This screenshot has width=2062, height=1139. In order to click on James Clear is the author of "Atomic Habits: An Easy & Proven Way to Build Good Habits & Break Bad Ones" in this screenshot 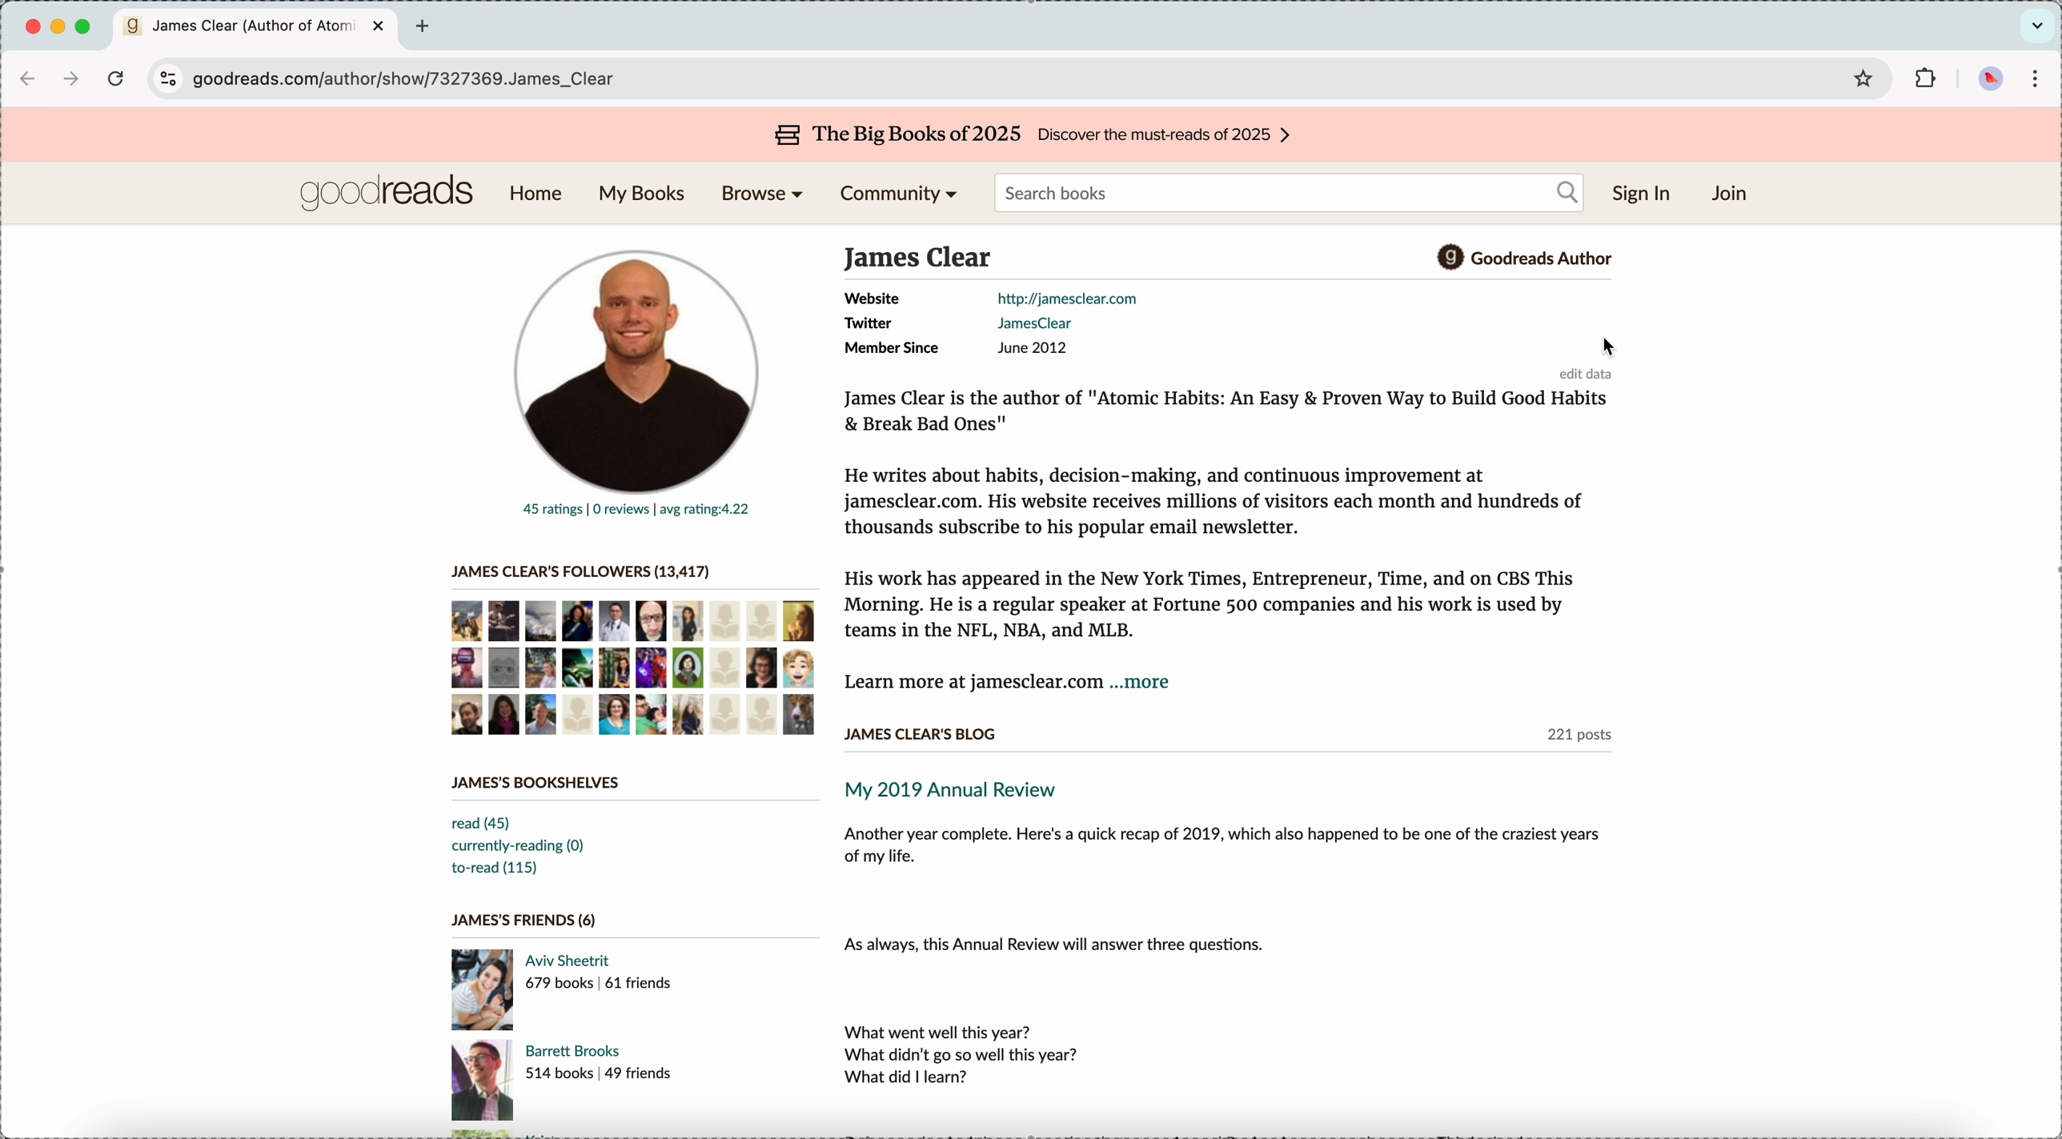, I will do `click(1229, 414)`.